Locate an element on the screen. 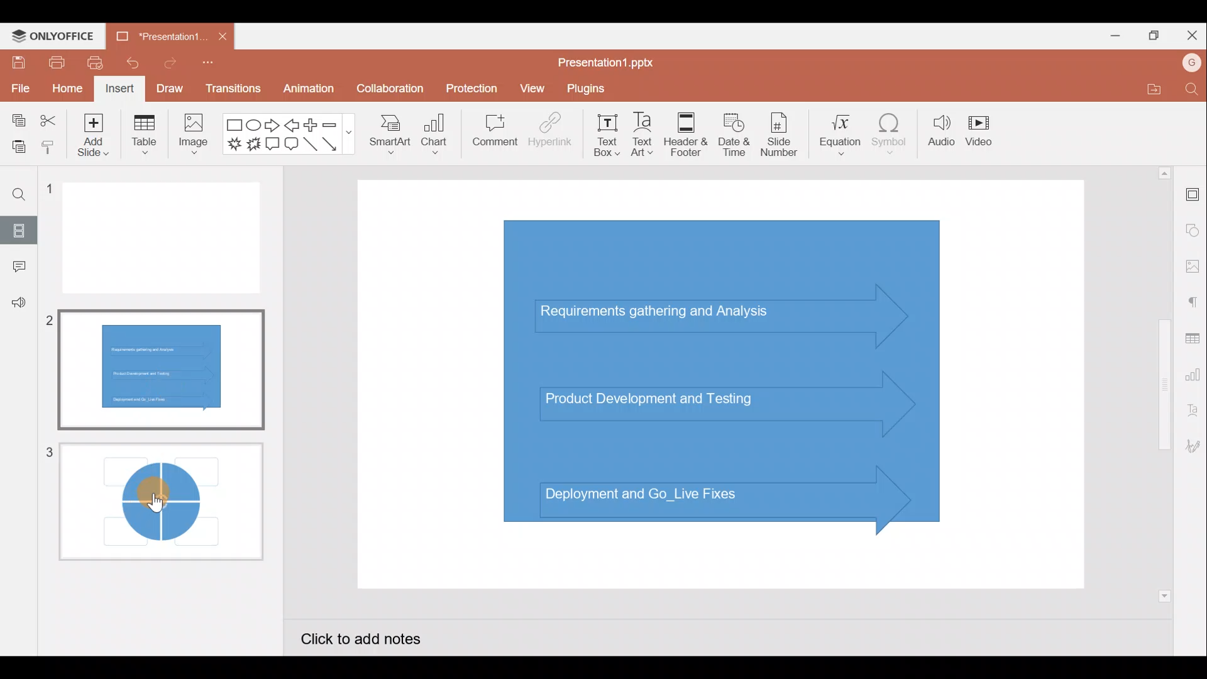 Image resolution: width=1207 pixels, height=679 pixels. Slide 3 is located at coordinates (158, 505).